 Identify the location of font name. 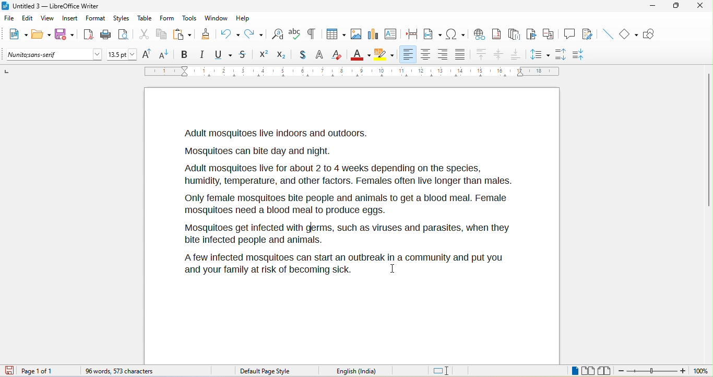
(54, 55).